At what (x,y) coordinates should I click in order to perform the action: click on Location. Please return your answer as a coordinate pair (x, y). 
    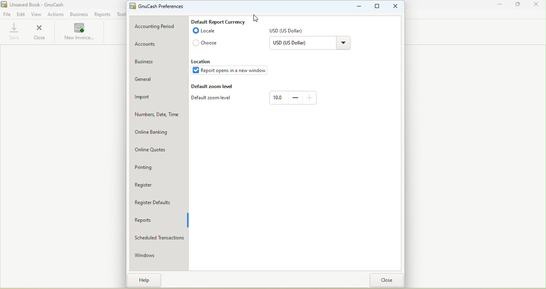
    Looking at the image, I should click on (203, 61).